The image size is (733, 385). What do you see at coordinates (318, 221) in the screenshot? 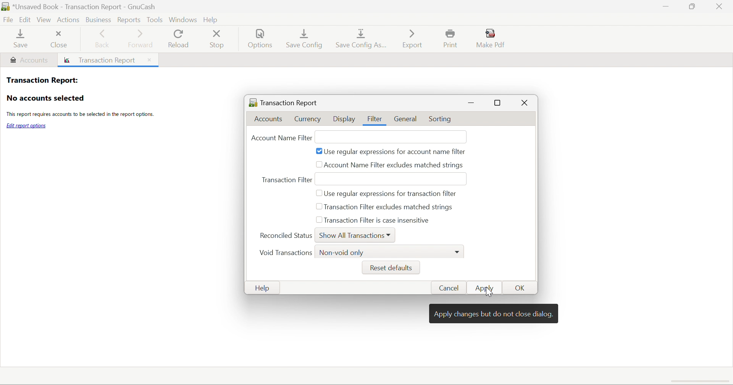
I see `Checkbox` at bounding box center [318, 221].